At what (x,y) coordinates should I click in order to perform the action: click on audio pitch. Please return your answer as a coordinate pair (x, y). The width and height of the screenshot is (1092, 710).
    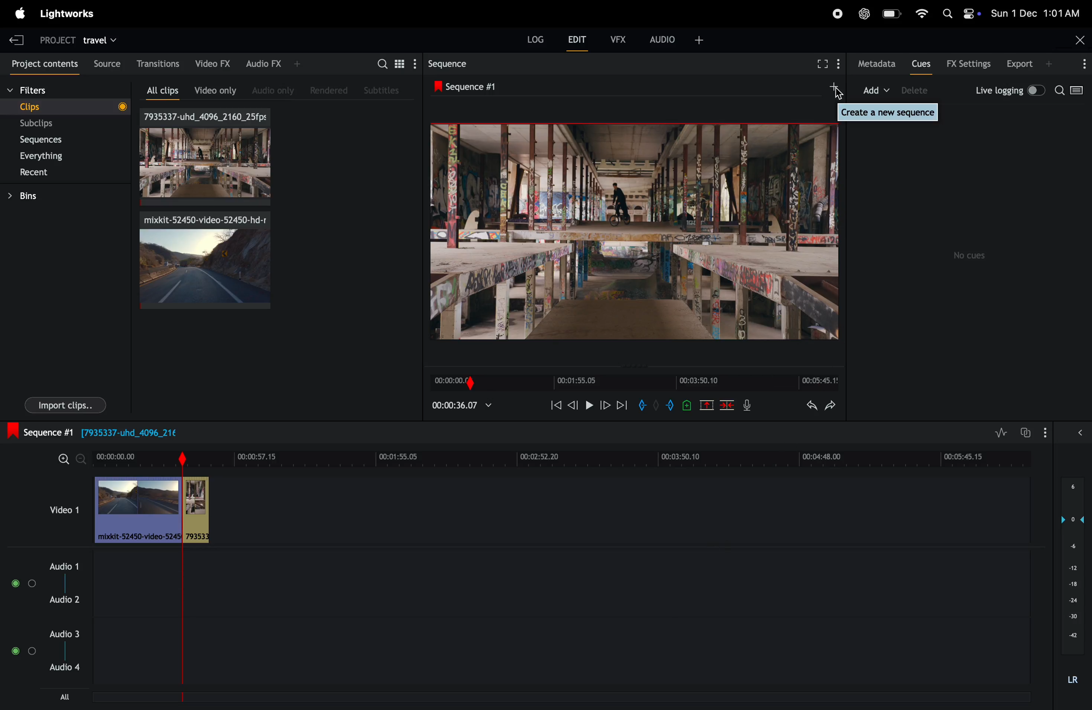
    Looking at the image, I should click on (1073, 586).